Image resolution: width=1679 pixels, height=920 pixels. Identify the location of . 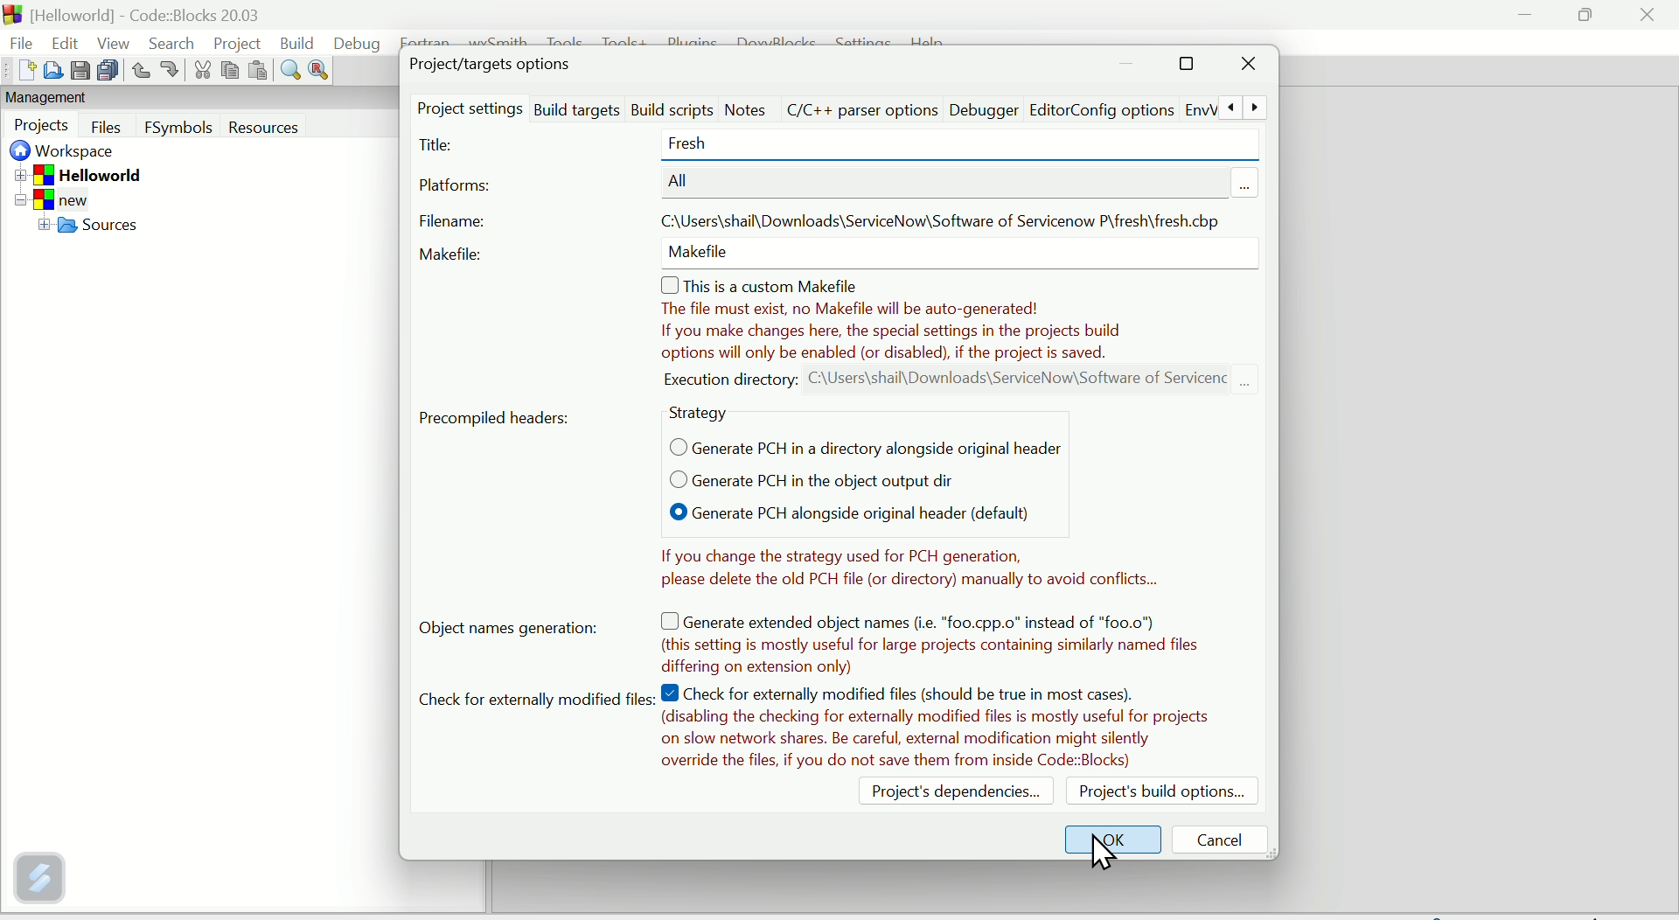
(140, 70).